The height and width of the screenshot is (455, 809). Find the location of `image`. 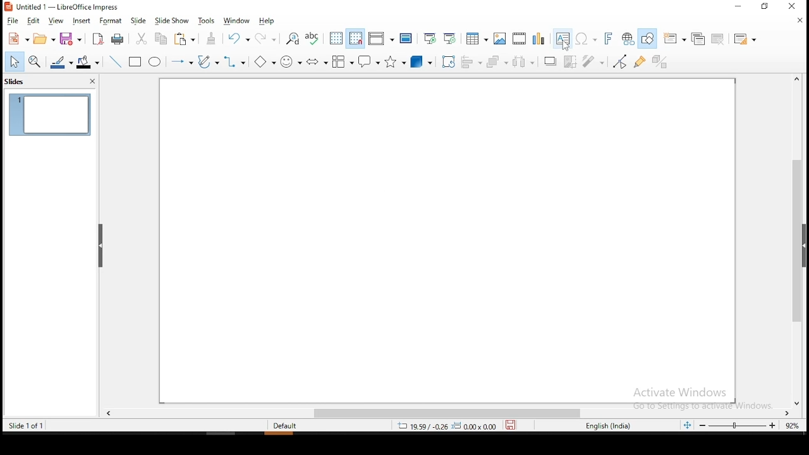

image is located at coordinates (499, 38).